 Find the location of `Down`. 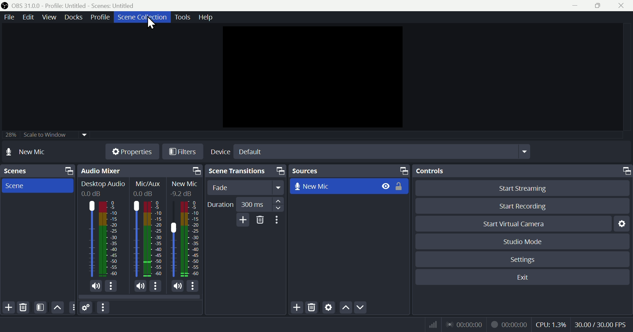

Down is located at coordinates (362, 307).